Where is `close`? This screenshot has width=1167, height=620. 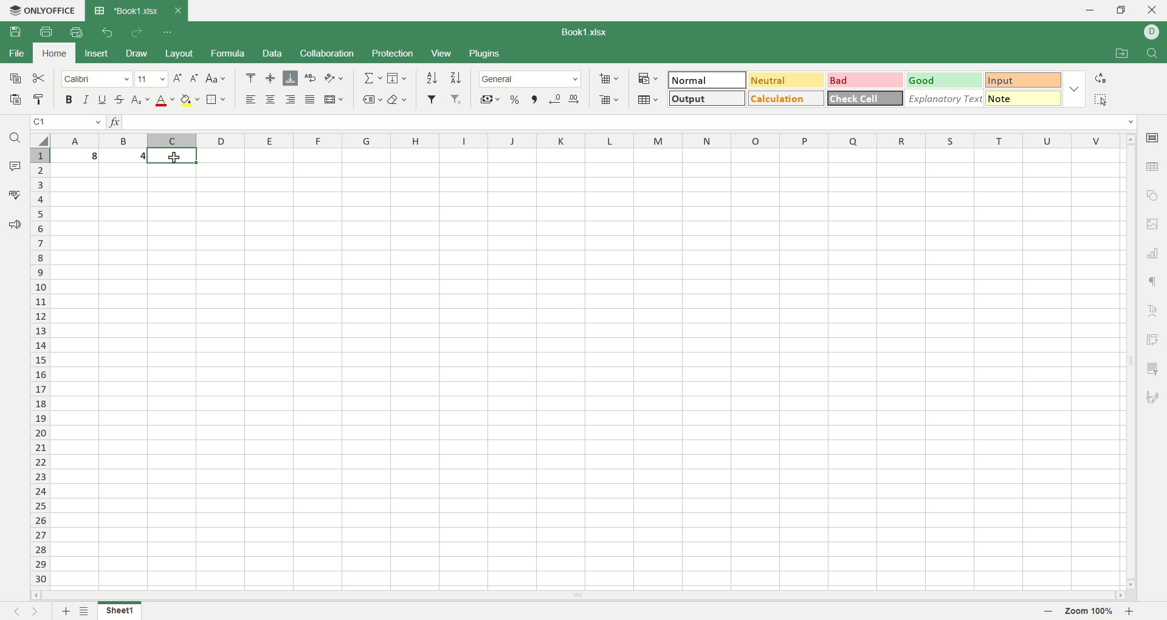 close is located at coordinates (177, 11).